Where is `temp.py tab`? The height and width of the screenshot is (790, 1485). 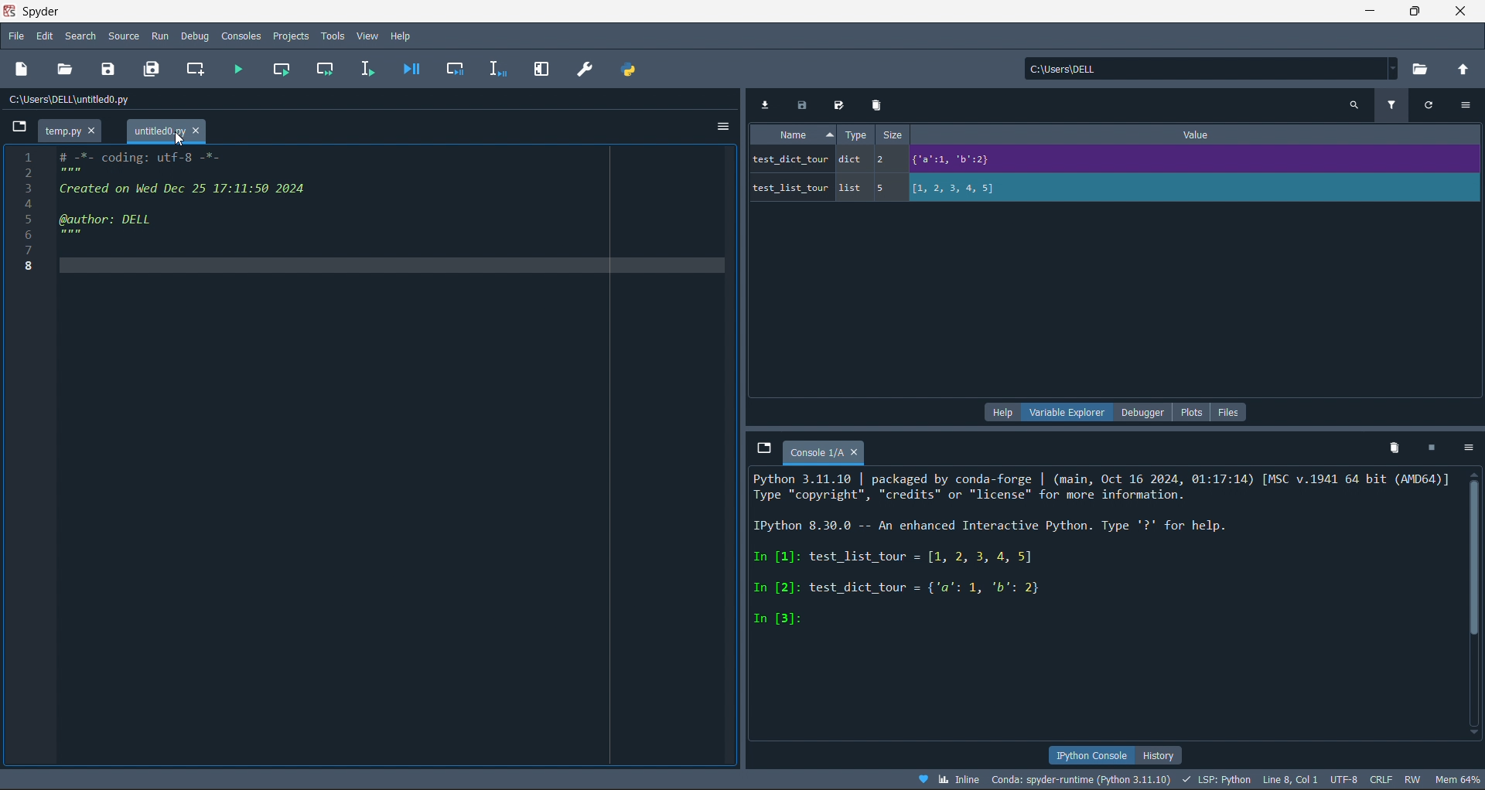 temp.py tab is located at coordinates (69, 131).